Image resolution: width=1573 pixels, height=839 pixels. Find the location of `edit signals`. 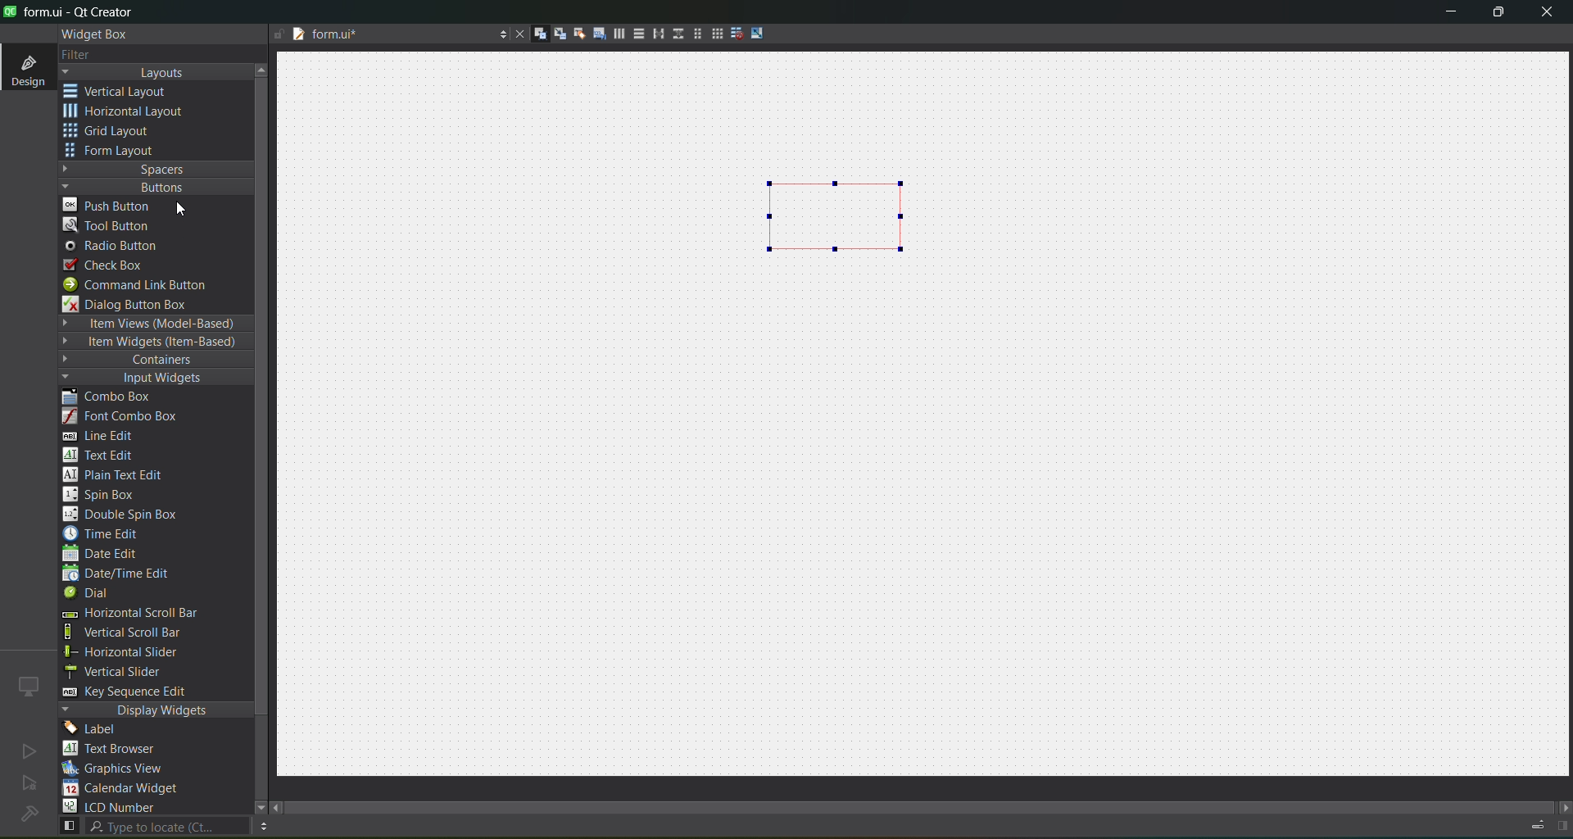

edit signals is located at coordinates (553, 33).